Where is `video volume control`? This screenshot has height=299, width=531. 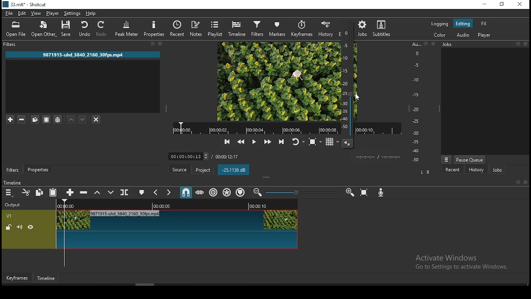
video volume control is located at coordinates (346, 87).